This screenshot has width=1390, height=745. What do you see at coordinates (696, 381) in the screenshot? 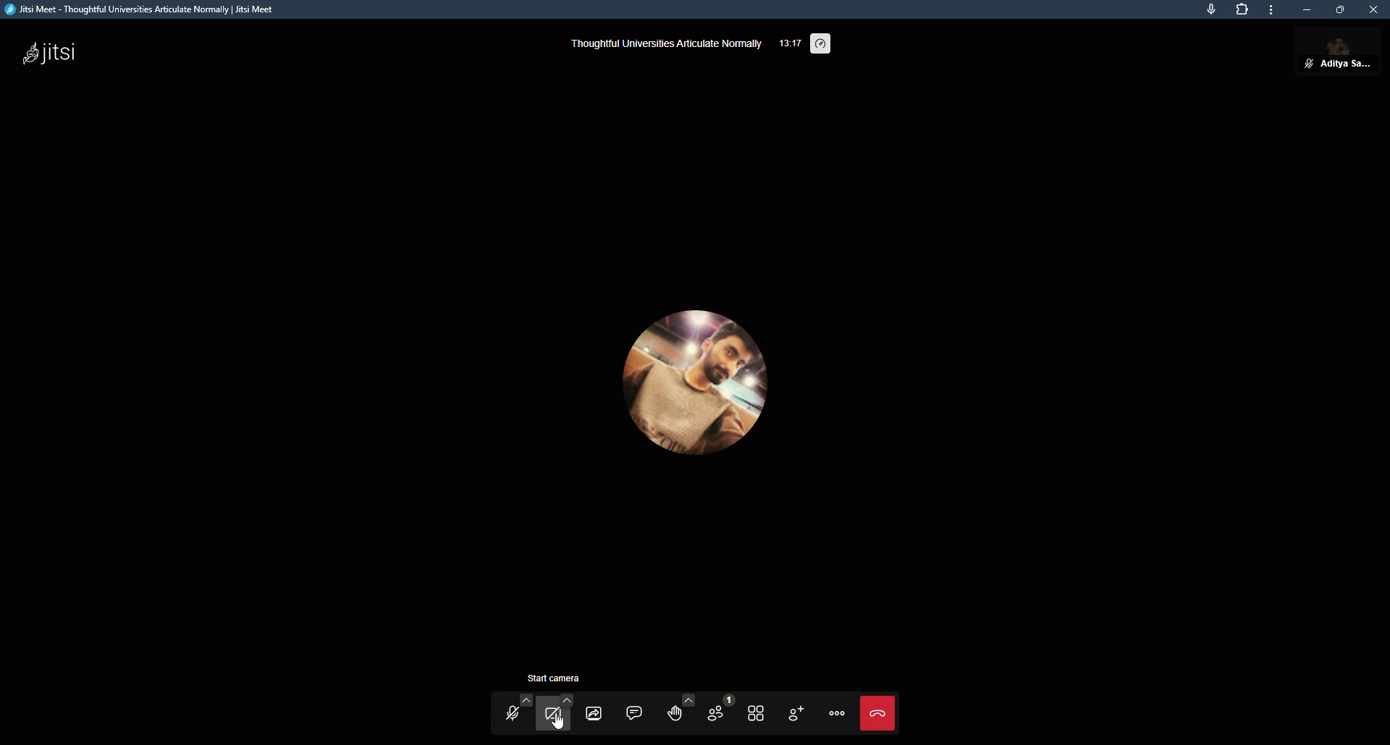
I see `profile picture` at bounding box center [696, 381].